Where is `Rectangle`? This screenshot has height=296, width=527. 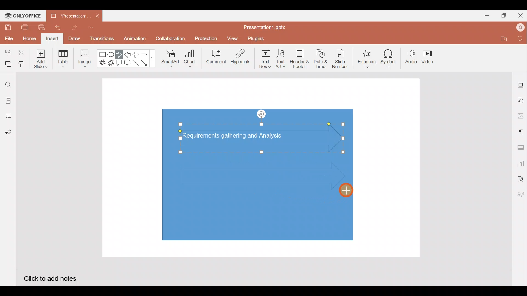
Rectangle is located at coordinates (103, 55).